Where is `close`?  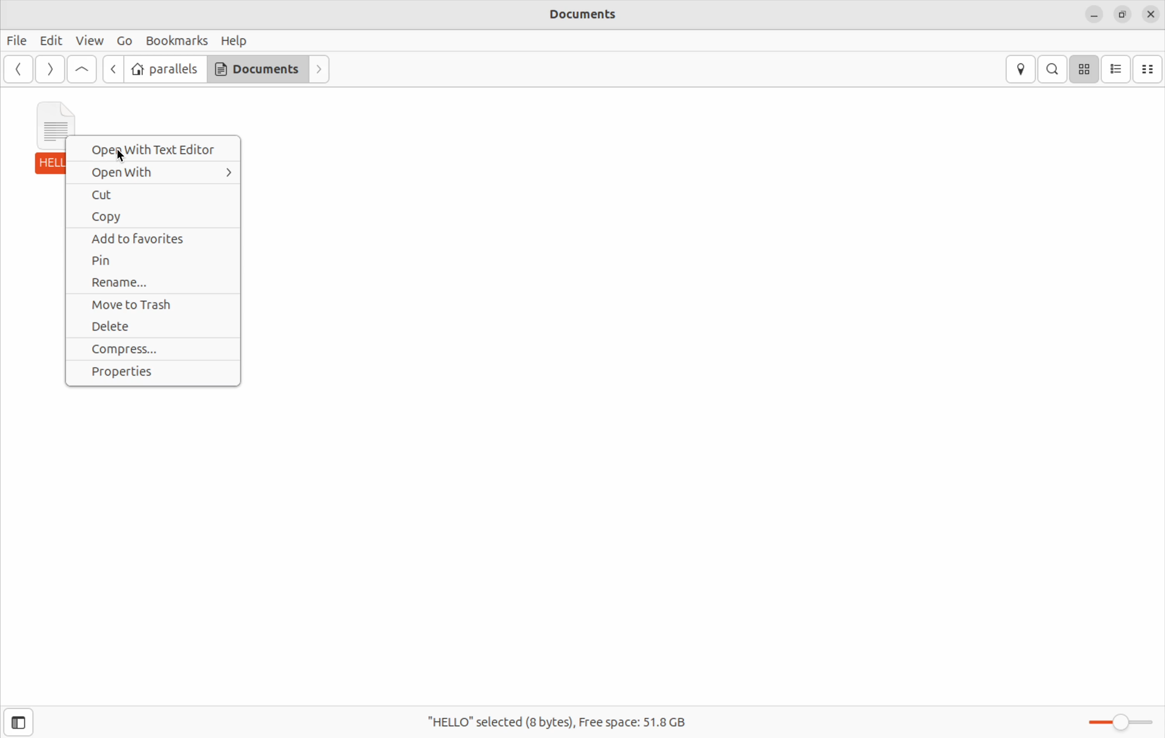 close is located at coordinates (1150, 15).